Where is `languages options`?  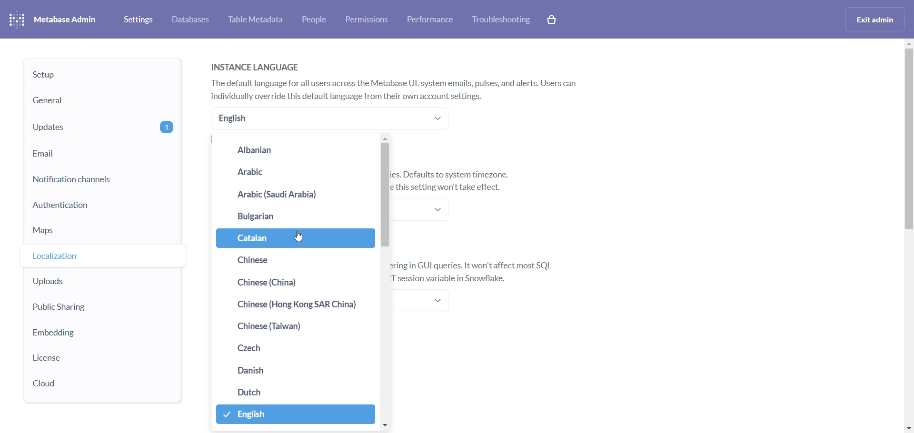
languages options is located at coordinates (295, 285).